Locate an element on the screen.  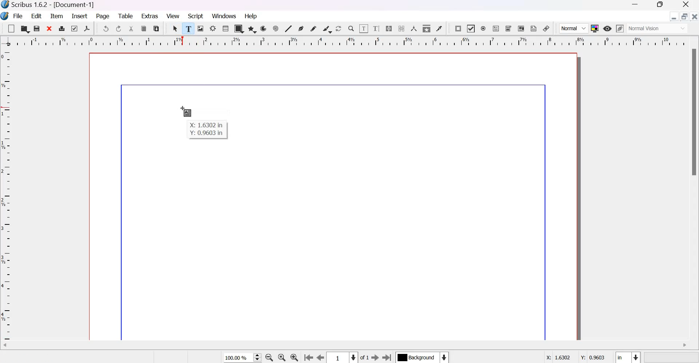
redo is located at coordinates (119, 29).